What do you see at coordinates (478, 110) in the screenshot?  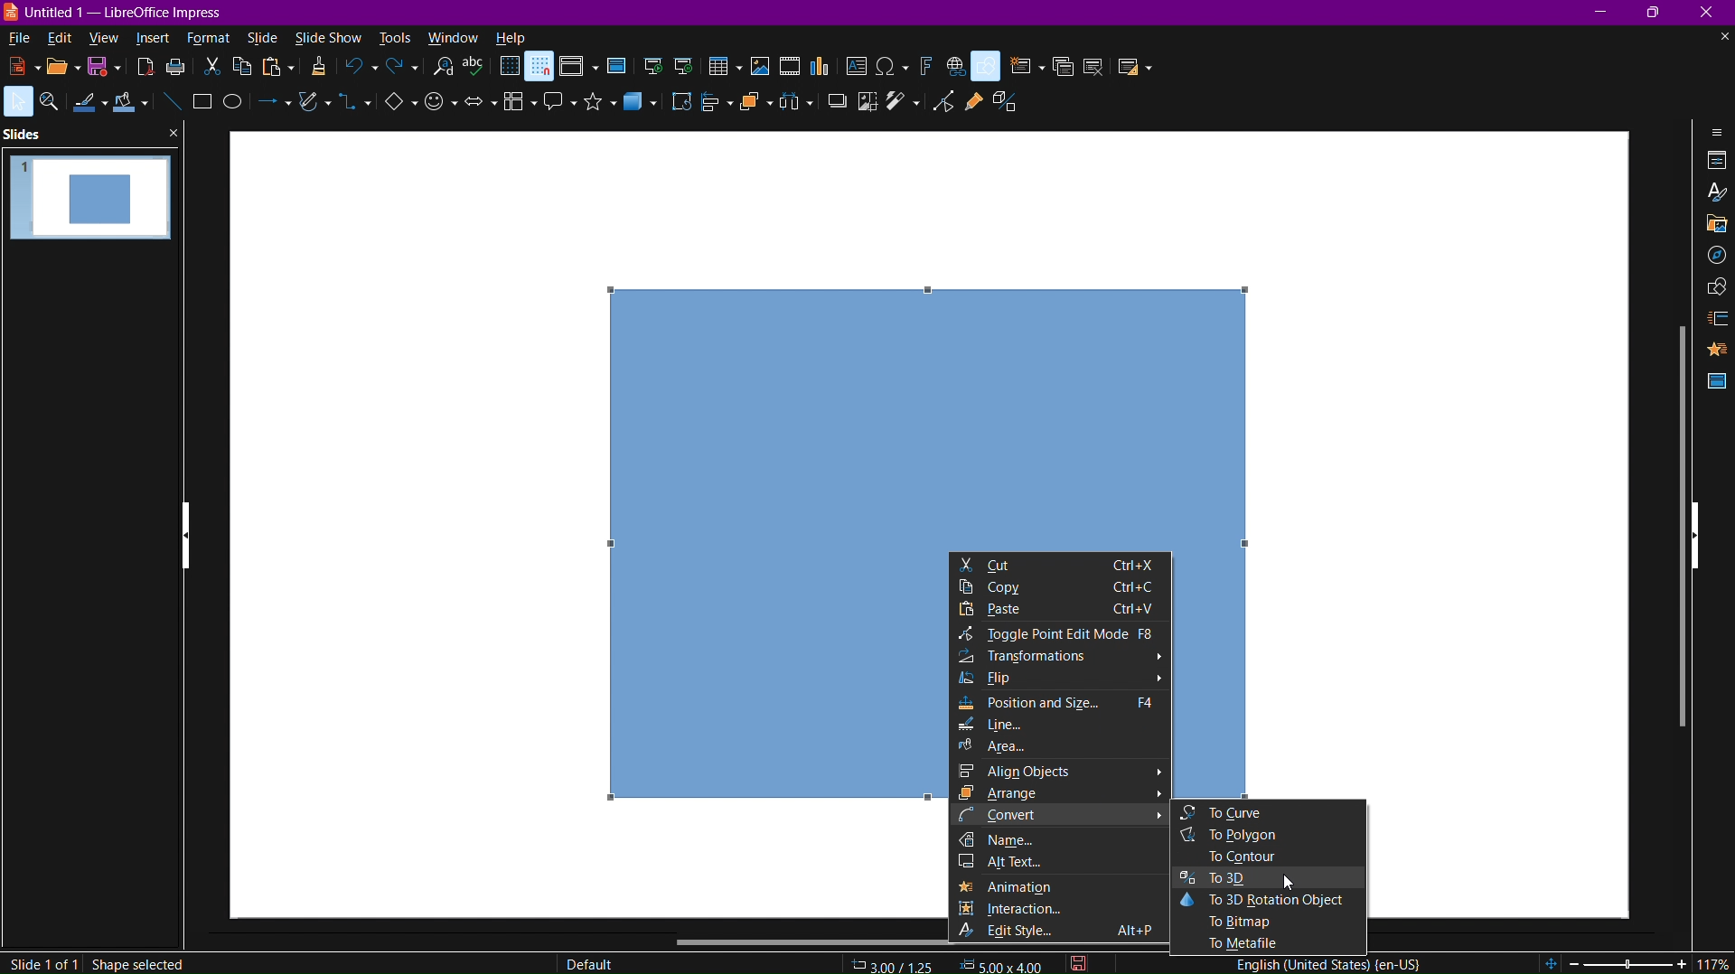 I see `Block Arrows` at bounding box center [478, 110].